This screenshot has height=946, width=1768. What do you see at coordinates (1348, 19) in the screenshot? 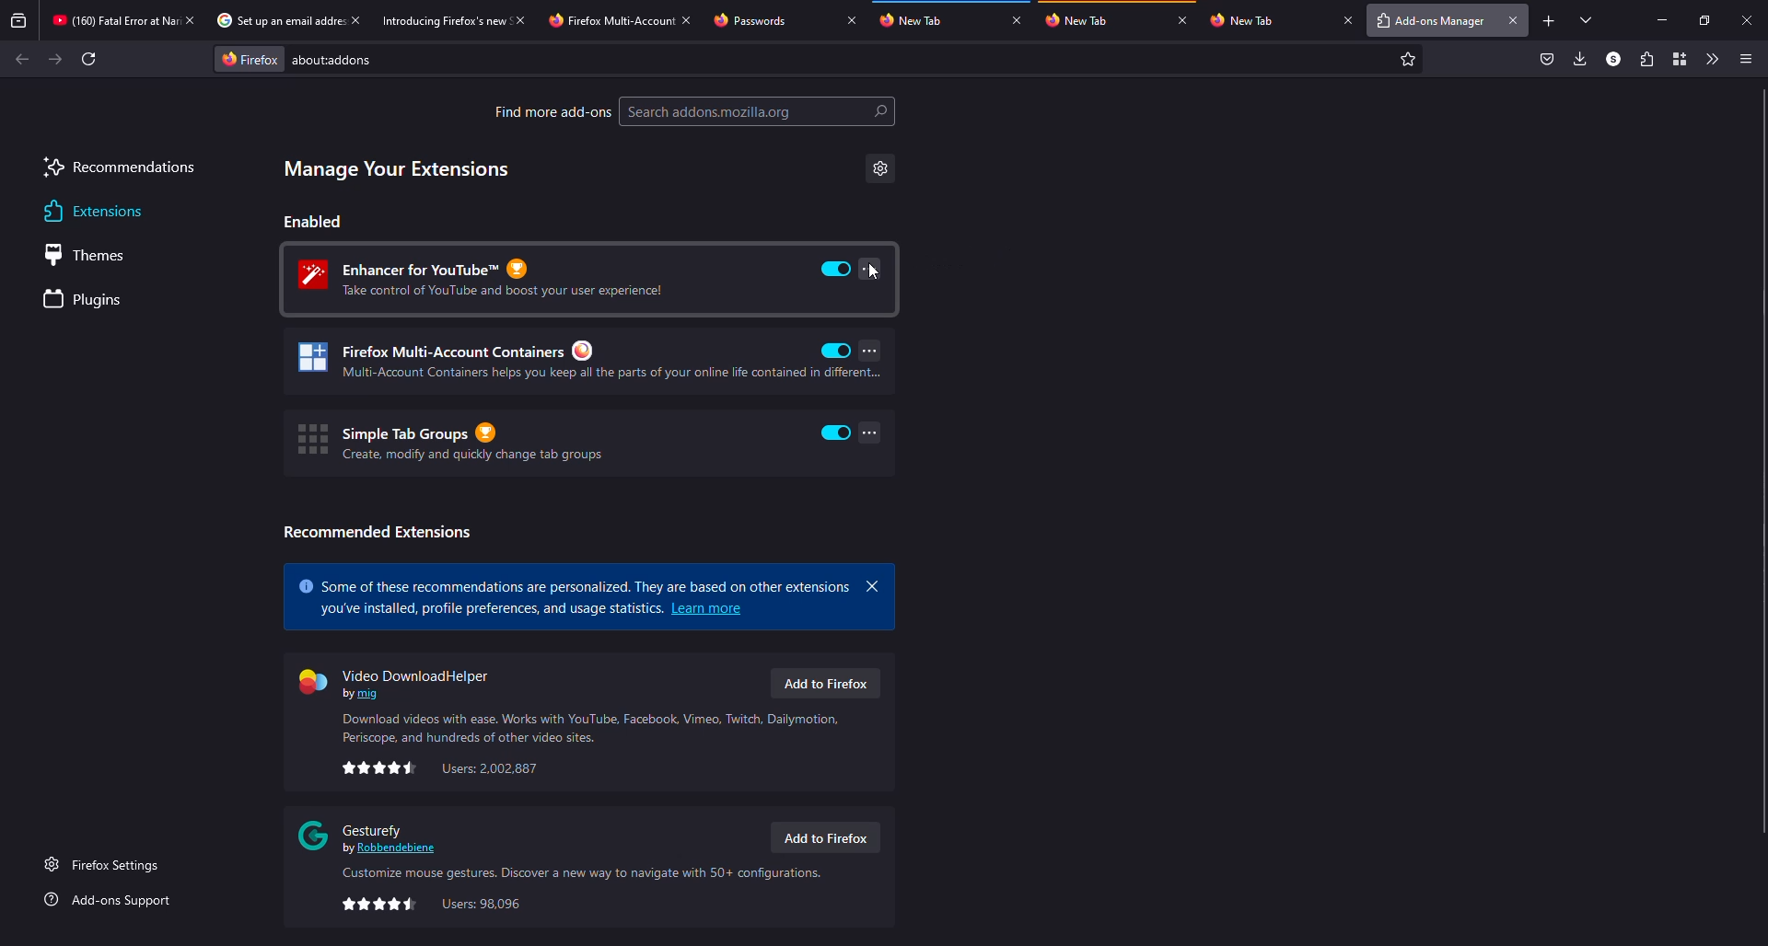
I see `close` at bounding box center [1348, 19].